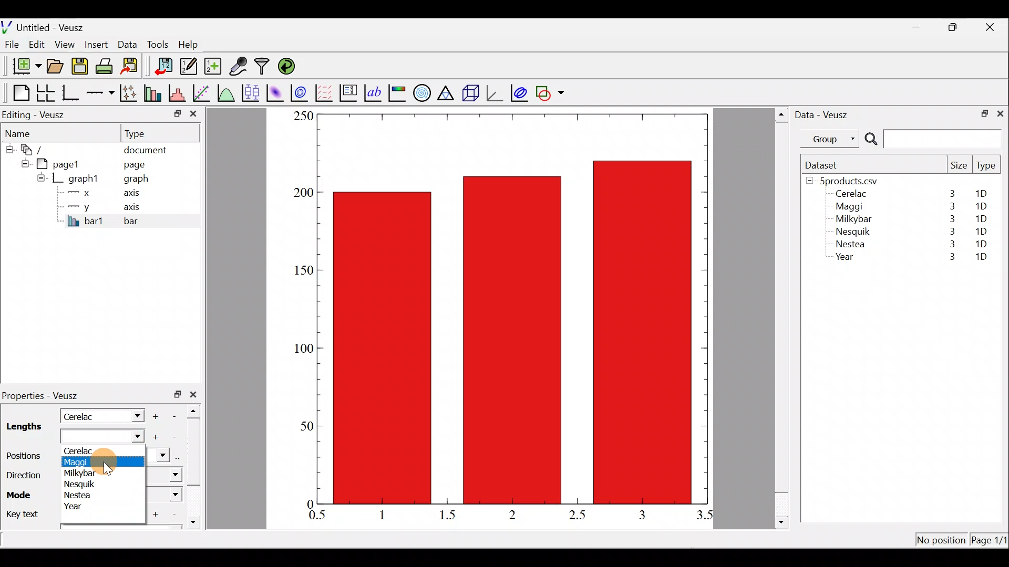 Image resolution: width=1009 pixels, height=567 pixels. I want to click on minimize, so click(922, 26).